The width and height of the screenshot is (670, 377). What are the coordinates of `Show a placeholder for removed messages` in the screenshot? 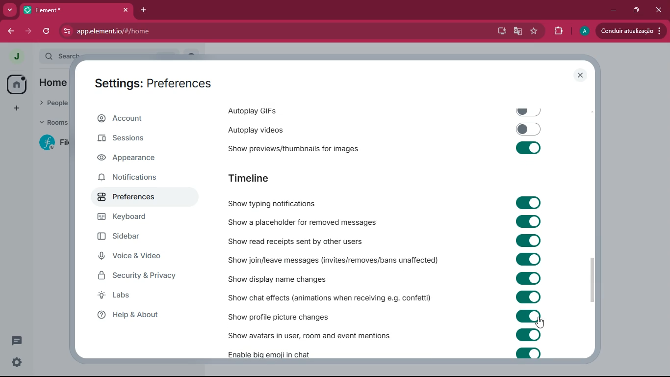 It's located at (387, 222).